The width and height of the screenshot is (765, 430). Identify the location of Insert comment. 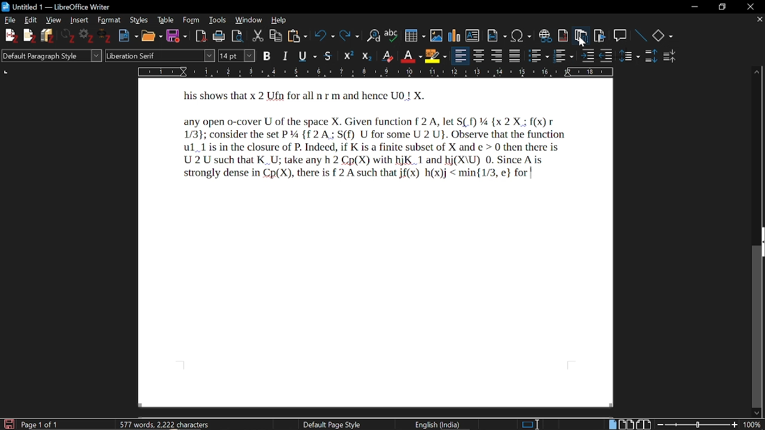
(621, 36).